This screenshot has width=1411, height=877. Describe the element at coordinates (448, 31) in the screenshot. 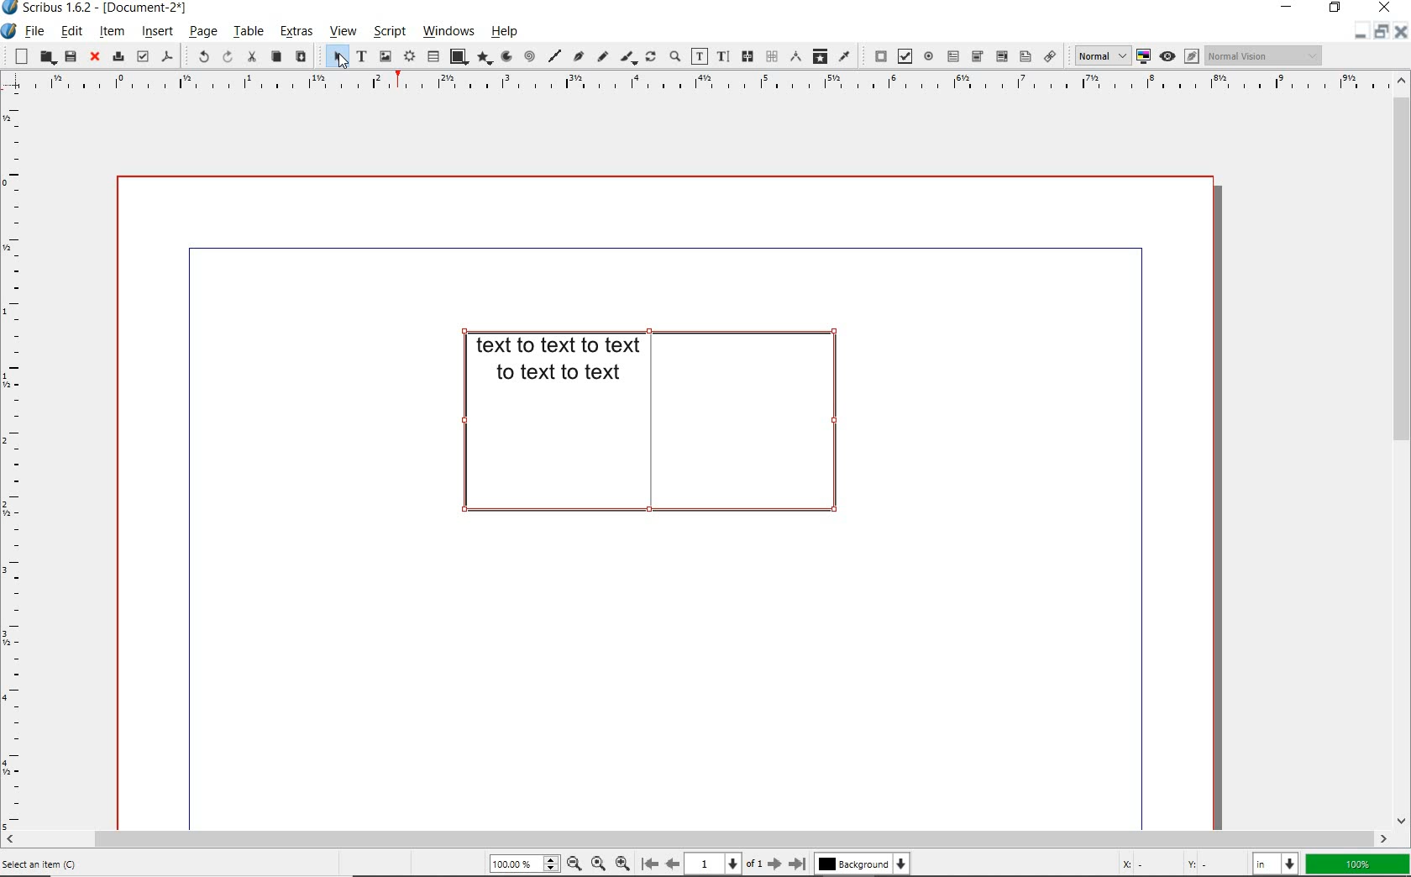

I see `windows` at that location.